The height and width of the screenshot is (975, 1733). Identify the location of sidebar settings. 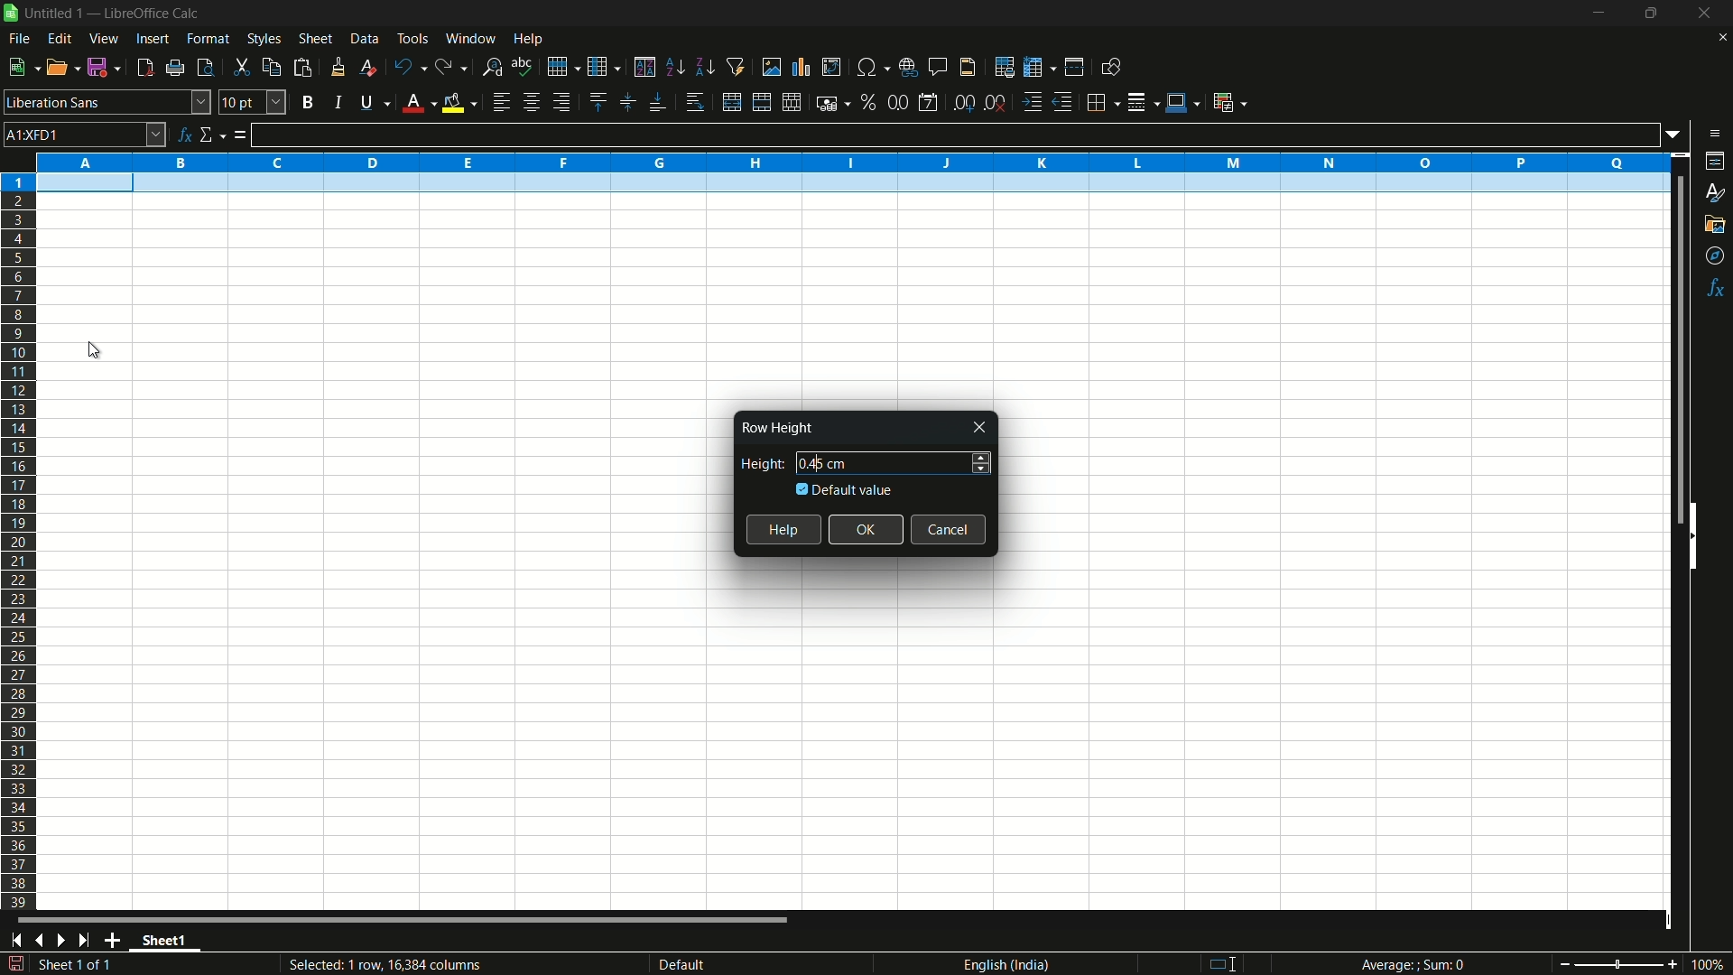
(1714, 134).